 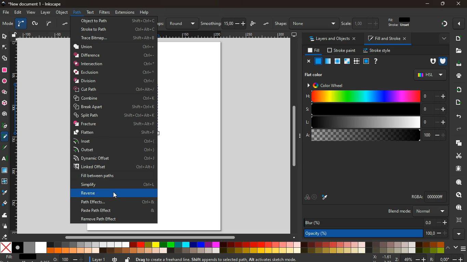 I want to click on shape, so click(x=306, y=24).